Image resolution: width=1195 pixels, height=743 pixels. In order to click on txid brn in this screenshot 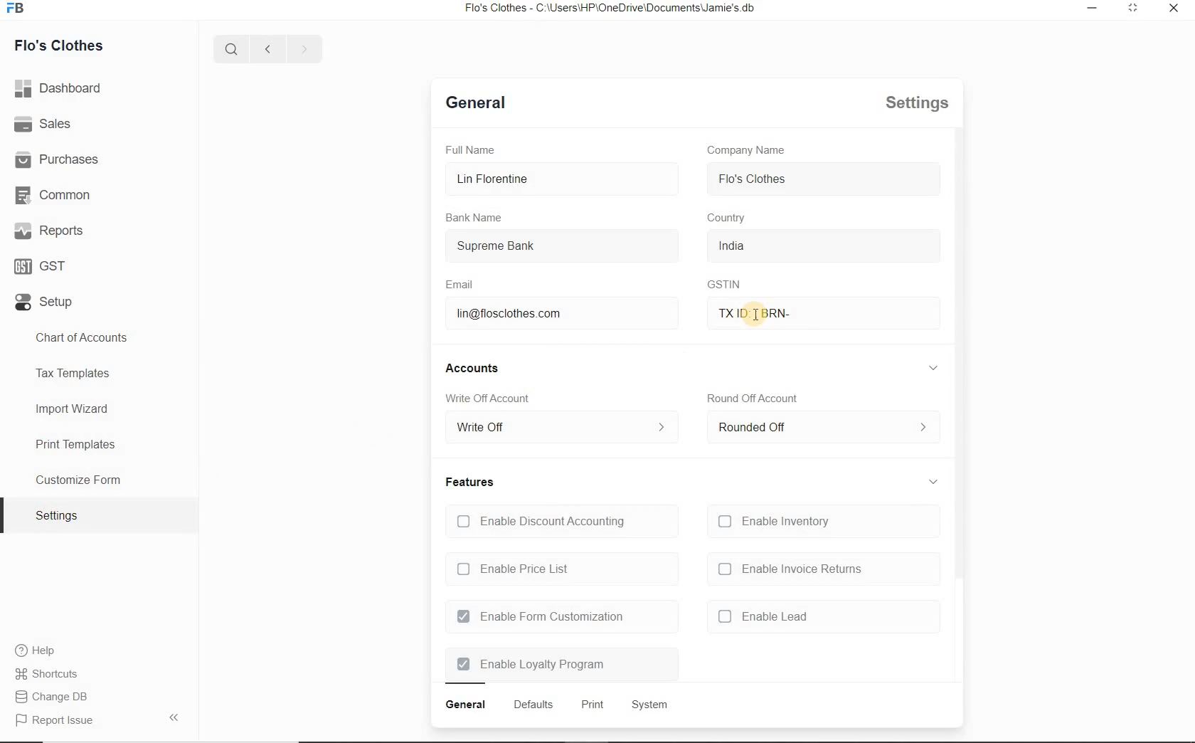, I will do `click(757, 313)`.